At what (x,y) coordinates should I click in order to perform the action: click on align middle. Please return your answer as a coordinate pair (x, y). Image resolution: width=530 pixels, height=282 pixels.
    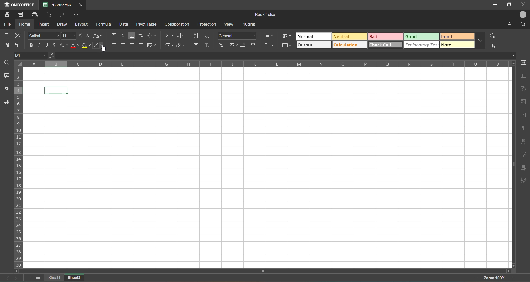
    Looking at the image, I should click on (124, 36).